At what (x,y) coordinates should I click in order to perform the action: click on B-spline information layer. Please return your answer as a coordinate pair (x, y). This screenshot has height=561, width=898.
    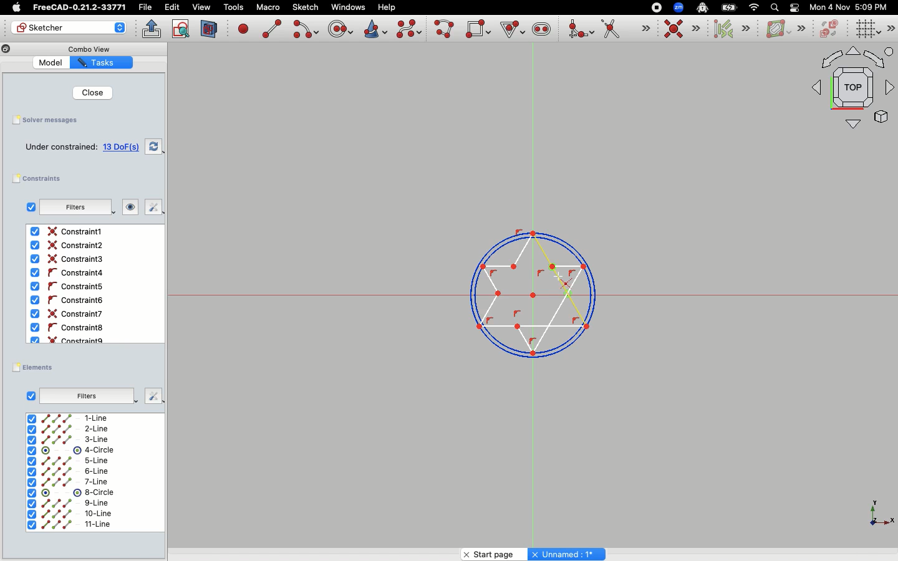
    Looking at the image, I should click on (785, 29).